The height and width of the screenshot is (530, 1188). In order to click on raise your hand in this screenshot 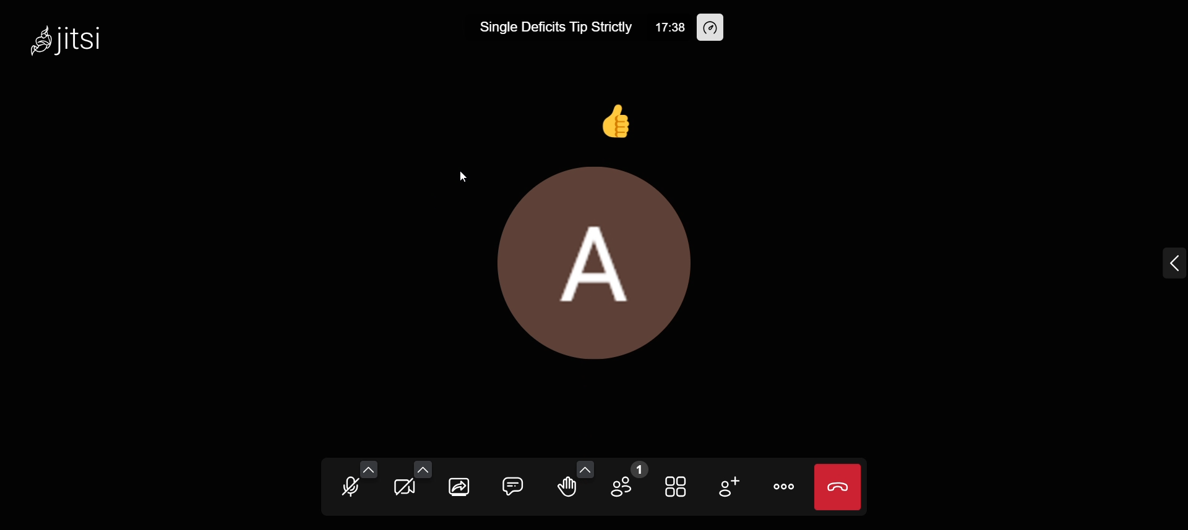, I will do `click(564, 494)`.